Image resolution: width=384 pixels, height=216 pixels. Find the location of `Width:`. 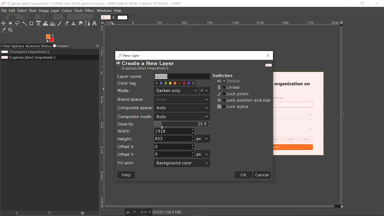

Width: is located at coordinates (125, 131).